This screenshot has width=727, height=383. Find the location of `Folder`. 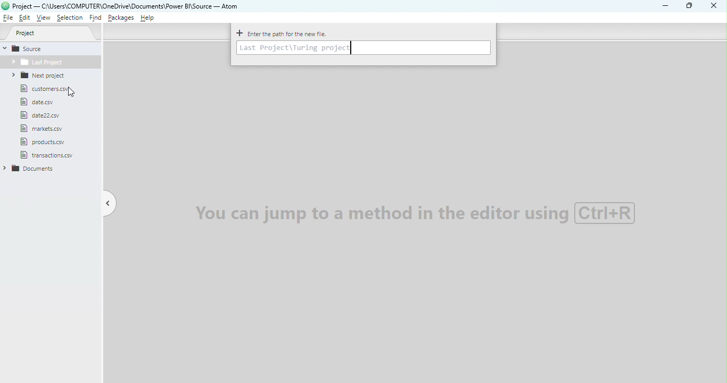

Folder is located at coordinates (43, 76).